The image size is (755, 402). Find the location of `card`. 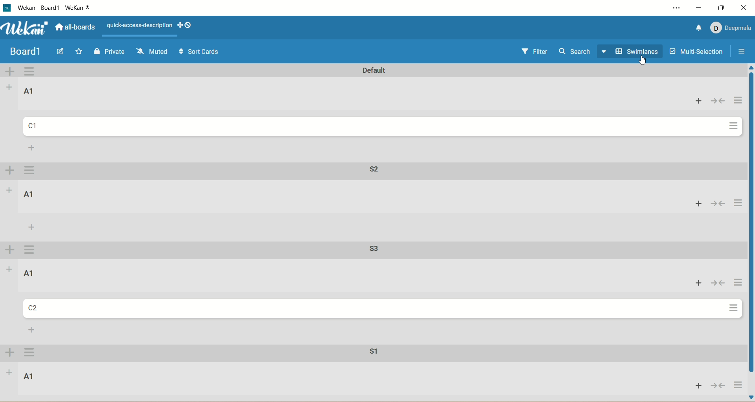

card is located at coordinates (29, 376).